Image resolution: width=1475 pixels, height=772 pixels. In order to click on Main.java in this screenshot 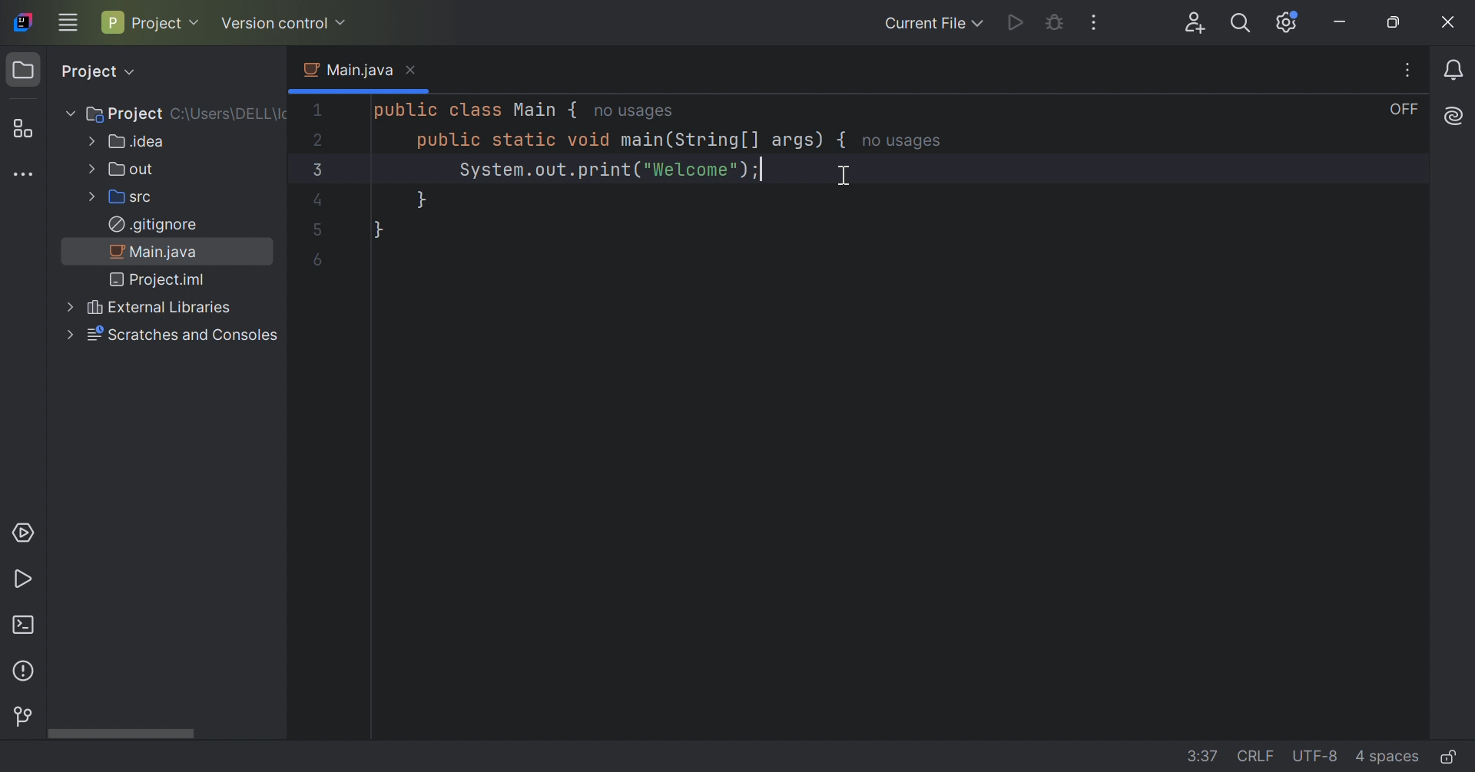, I will do `click(346, 70)`.